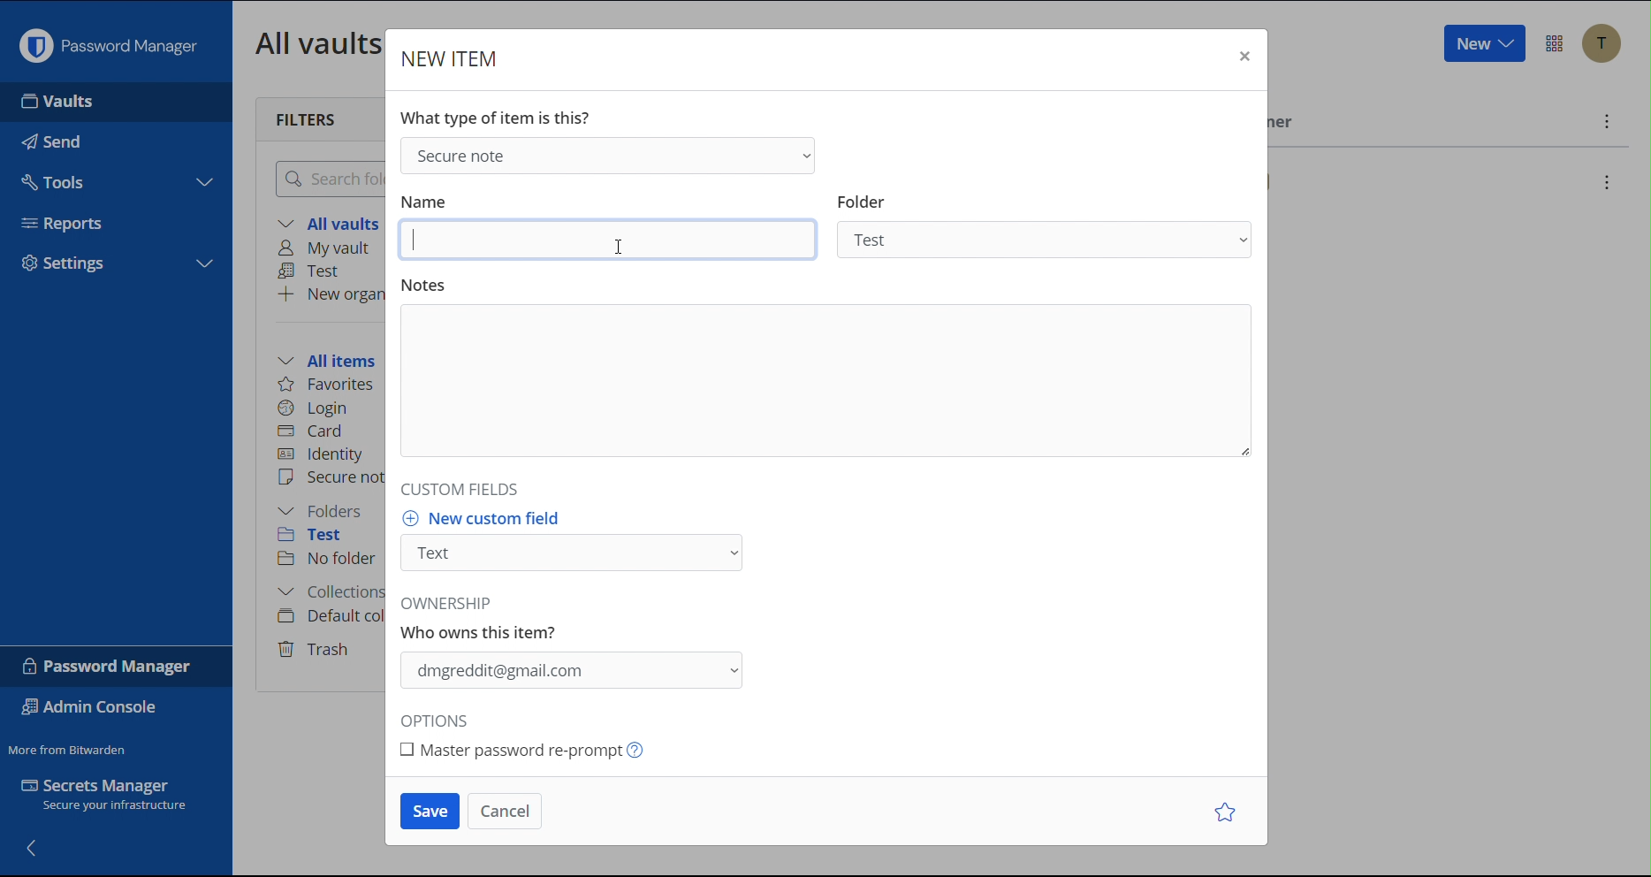 This screenshot has height=877, width=1651. Describe the element at coordinates (70, 746) in the screenshot. I see `More from Bitwarden` at that location.